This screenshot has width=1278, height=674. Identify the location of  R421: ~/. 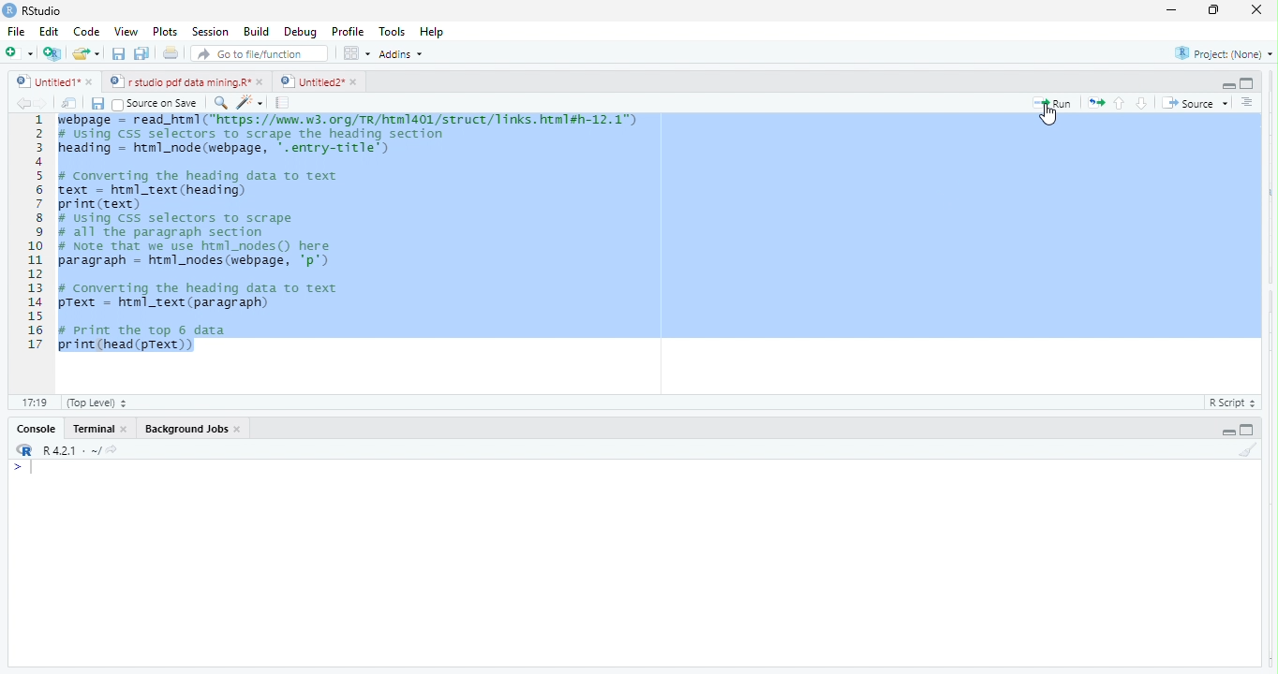
(84, 450).